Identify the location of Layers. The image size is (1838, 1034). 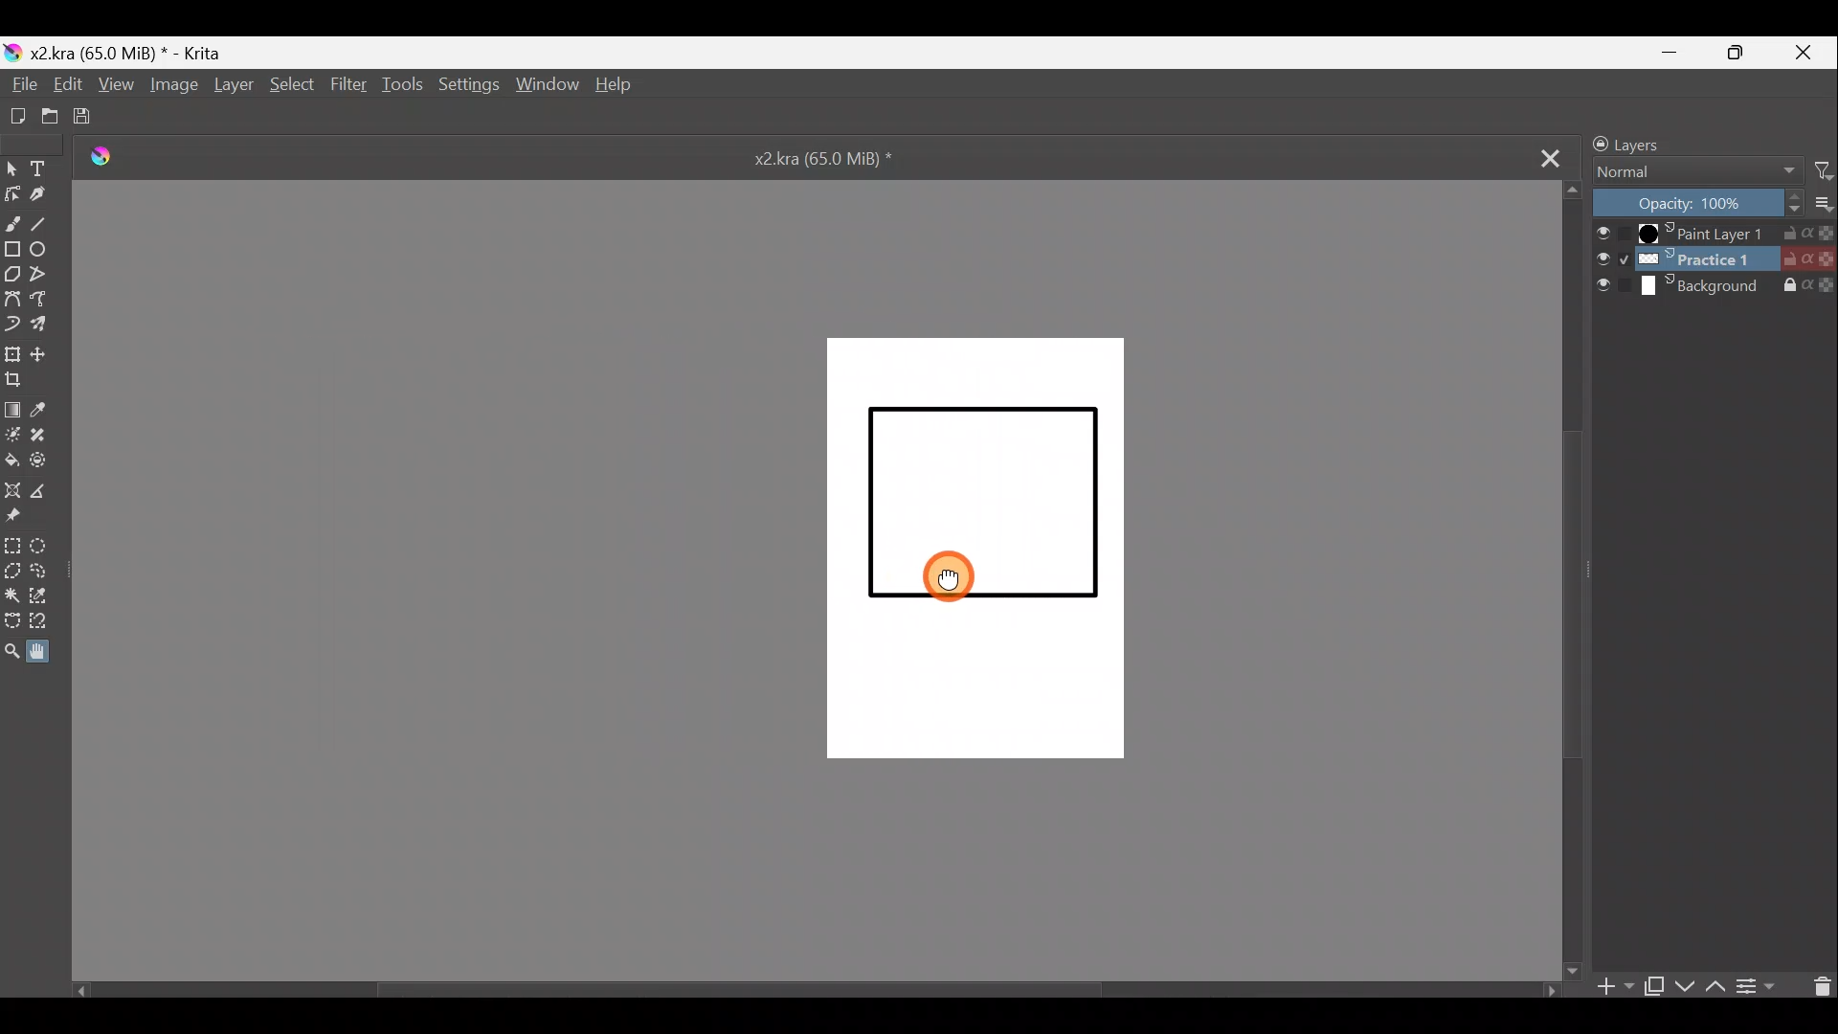
(1670, 144).